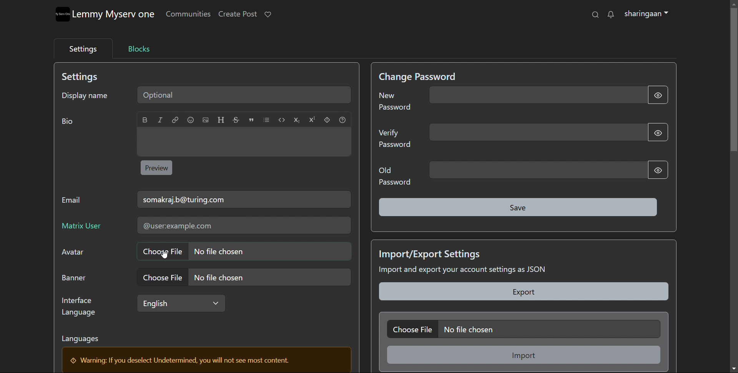  What do you see at coordinates (82, 48) in the screenshot?
I see `settings` at bounding box center [82, 48].